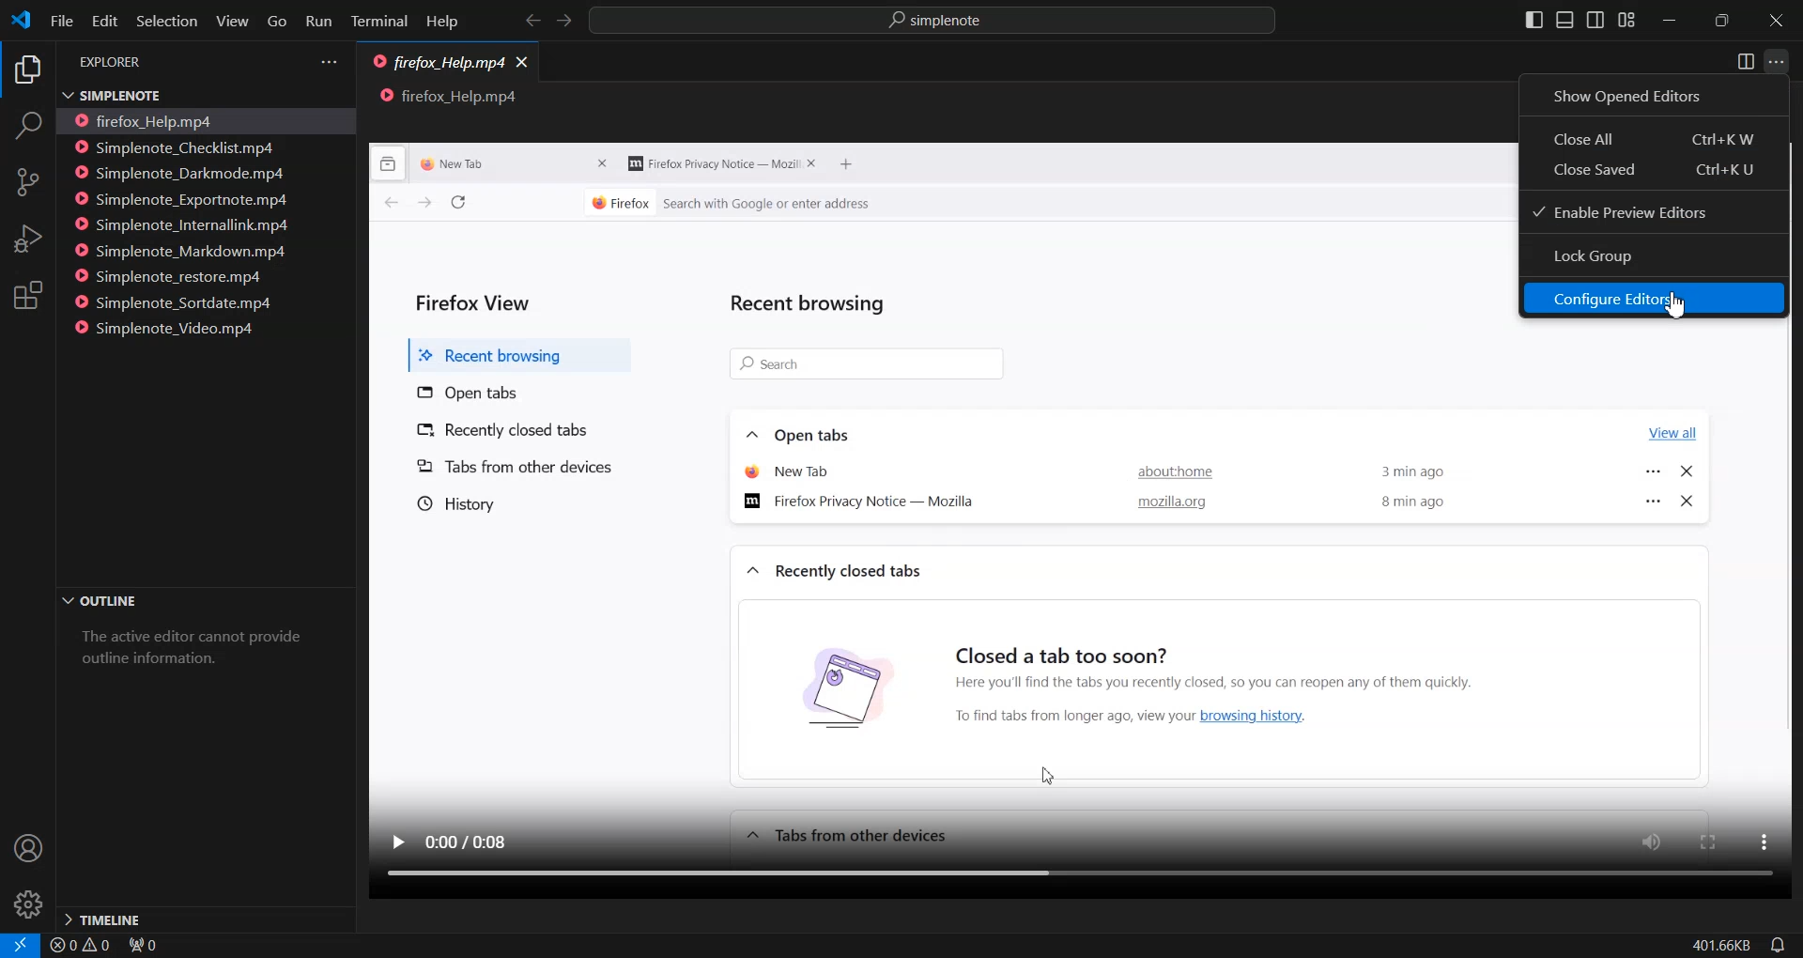 This screenshot has width=1803, height=958. What do you see at coordinates (79, 946) in the screenshot?
I see `No Problem` at bounding box center [79, 946].